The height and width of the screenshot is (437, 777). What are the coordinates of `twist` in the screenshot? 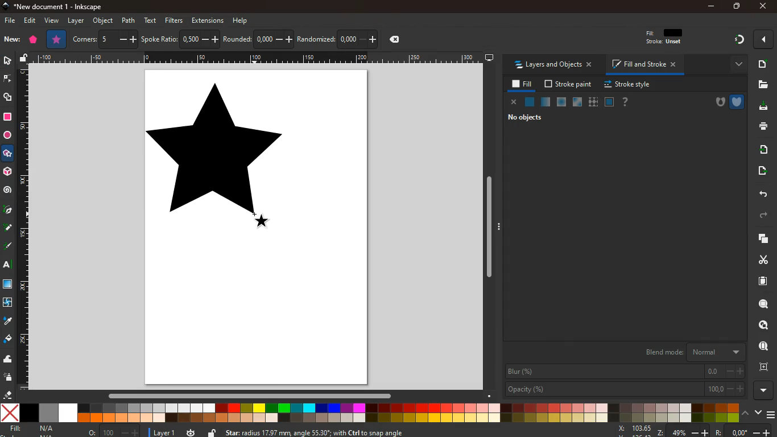 It's located at (9, 303).